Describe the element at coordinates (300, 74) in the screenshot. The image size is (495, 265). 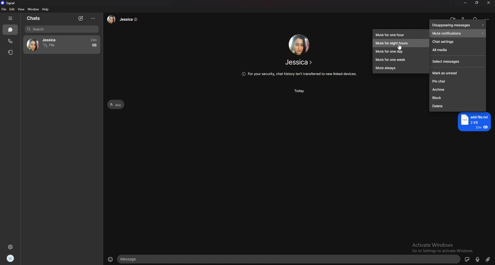
I see `(@ For your security, chat history isn't transferred to new linked devices.` at that location.